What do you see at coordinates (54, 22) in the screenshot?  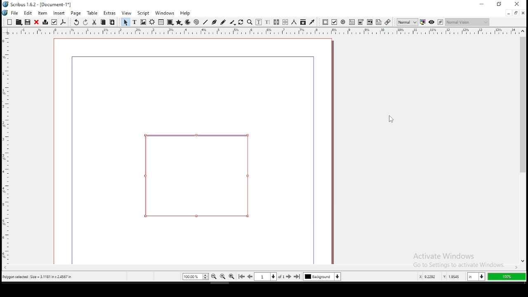 I see `preflight verifier` at bounding box center [54, 22].